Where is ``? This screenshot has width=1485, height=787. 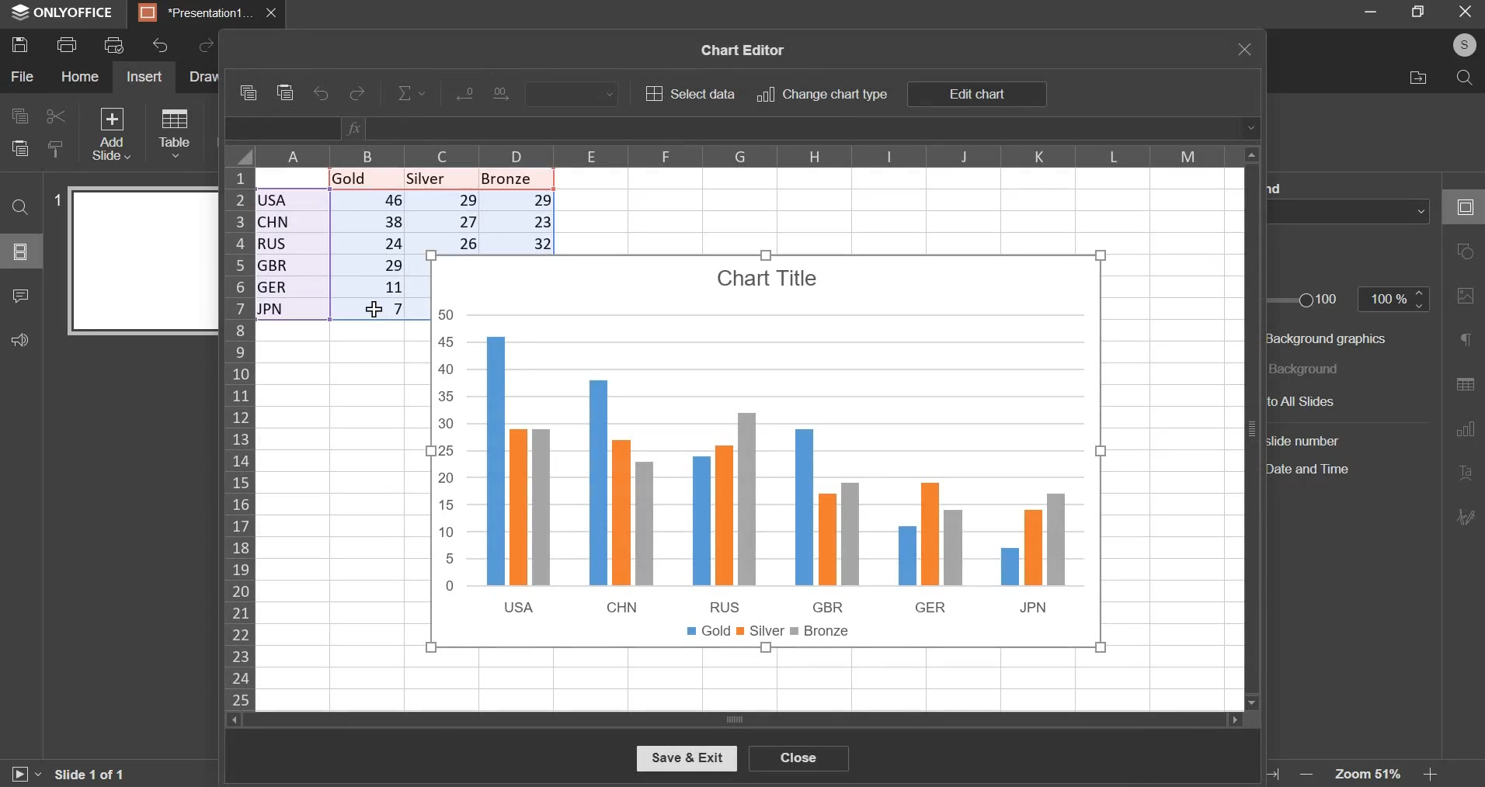  is located at coordinates (464, 96).